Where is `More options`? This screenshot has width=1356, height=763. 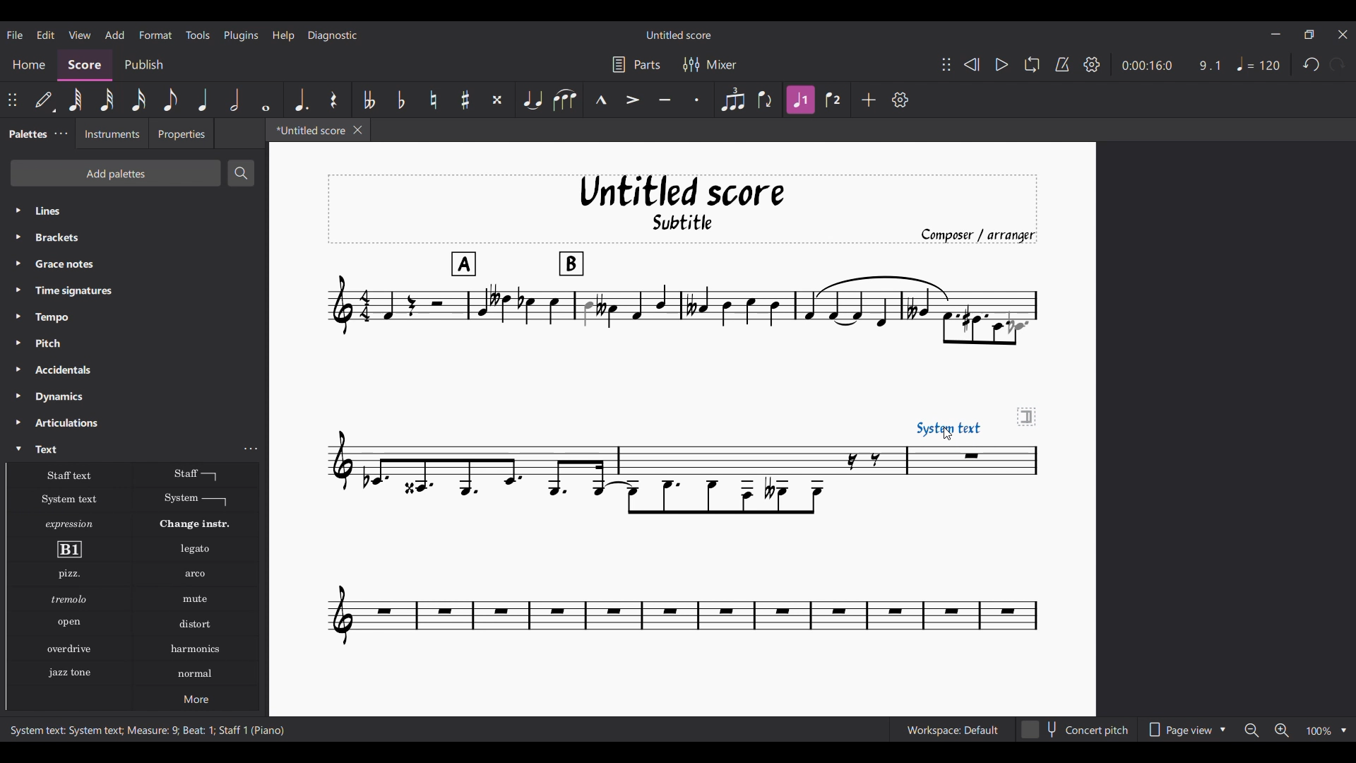
More options is located at coordinates (196, 698).